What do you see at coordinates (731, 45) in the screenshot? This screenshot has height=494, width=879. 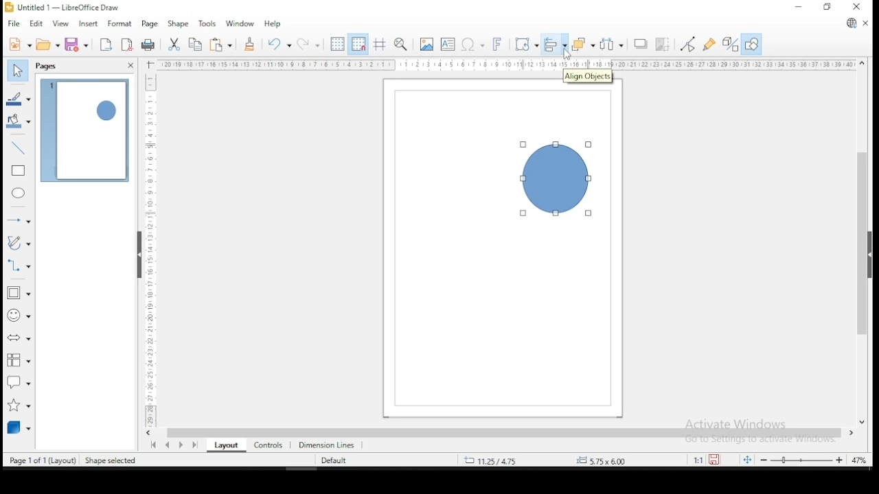 I see `toggle extrusions` at bounding box center [731, 45].